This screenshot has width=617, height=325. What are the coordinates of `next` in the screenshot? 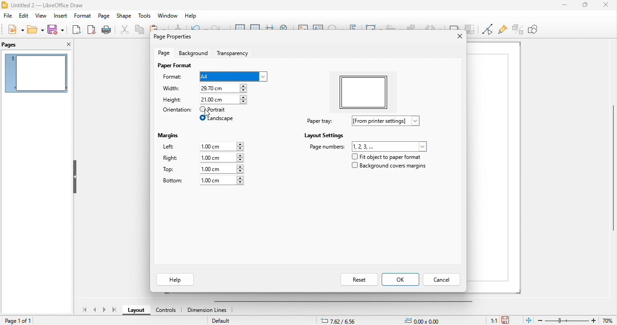 It's located at (103, 310).